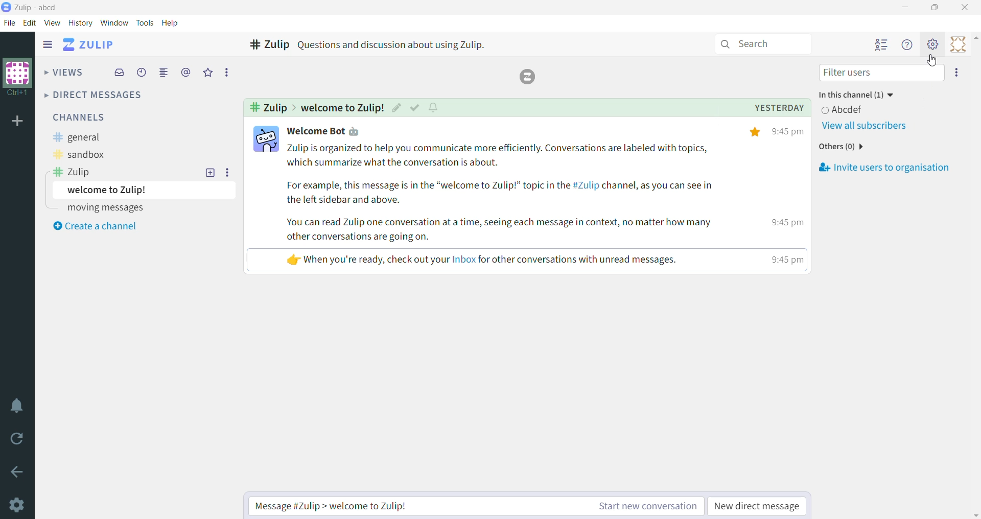 This screenshot has width=981, height=519. What do you see at coordinates (975, 275) in the screenshot?
I see `Vertical Scroll Bar` at bounding box center [975, 275].